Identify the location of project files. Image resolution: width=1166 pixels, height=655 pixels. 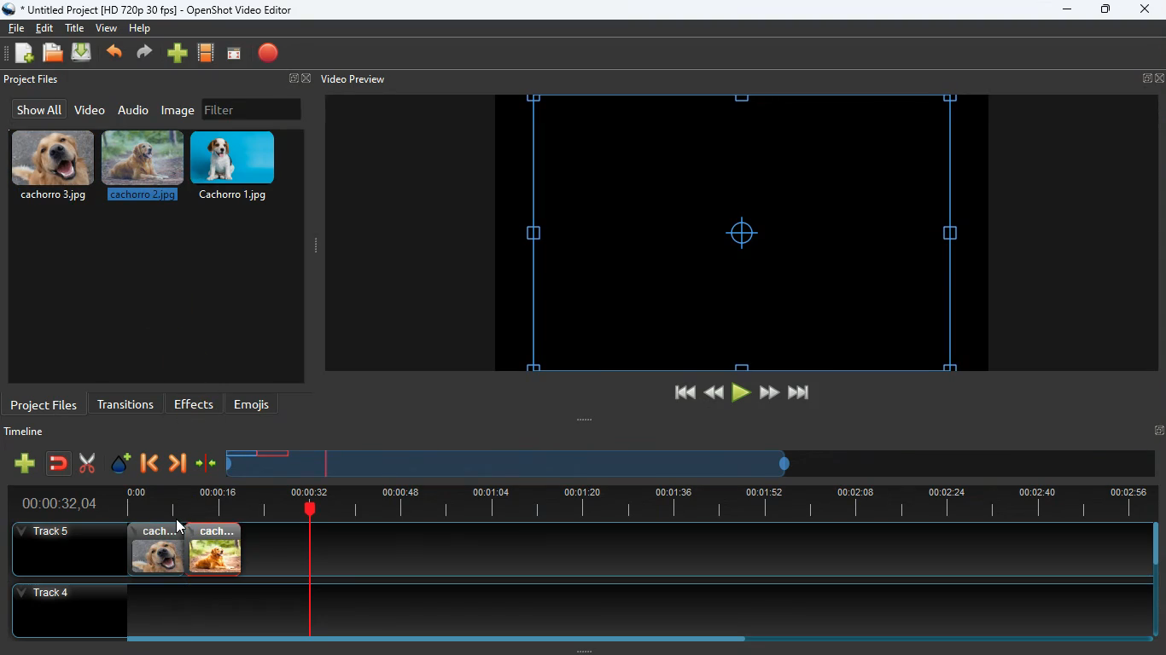
(44, 403).